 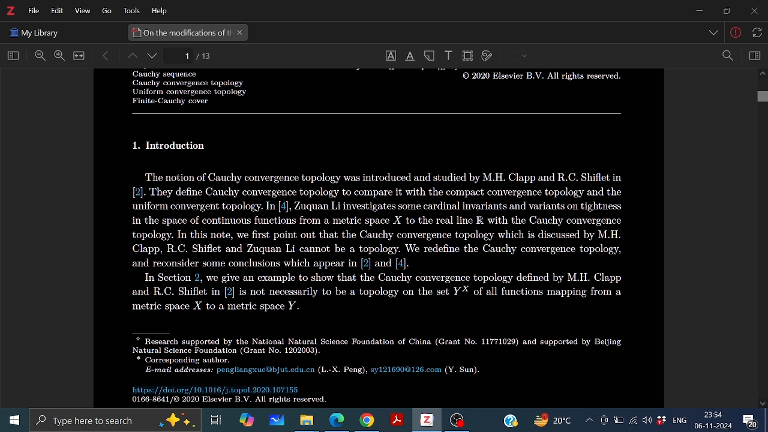 I want to click on Microsoft edge, so click(x=337, y=421).